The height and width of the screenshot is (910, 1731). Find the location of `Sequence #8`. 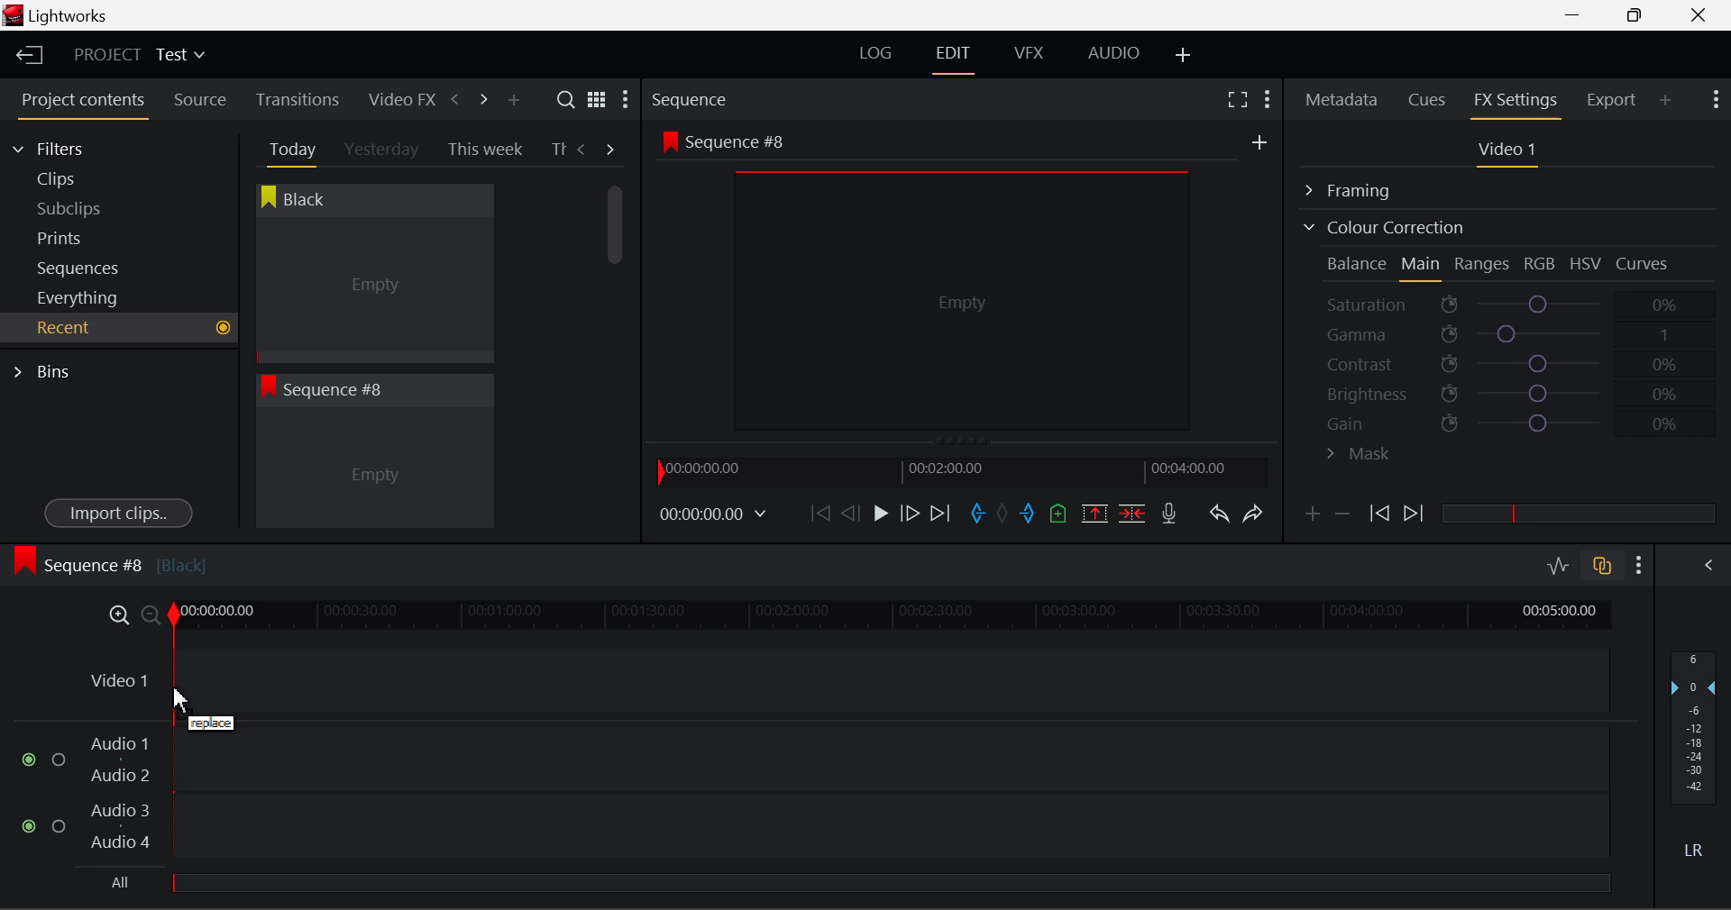

Sequence #8 is located at coordinates (109, 561).